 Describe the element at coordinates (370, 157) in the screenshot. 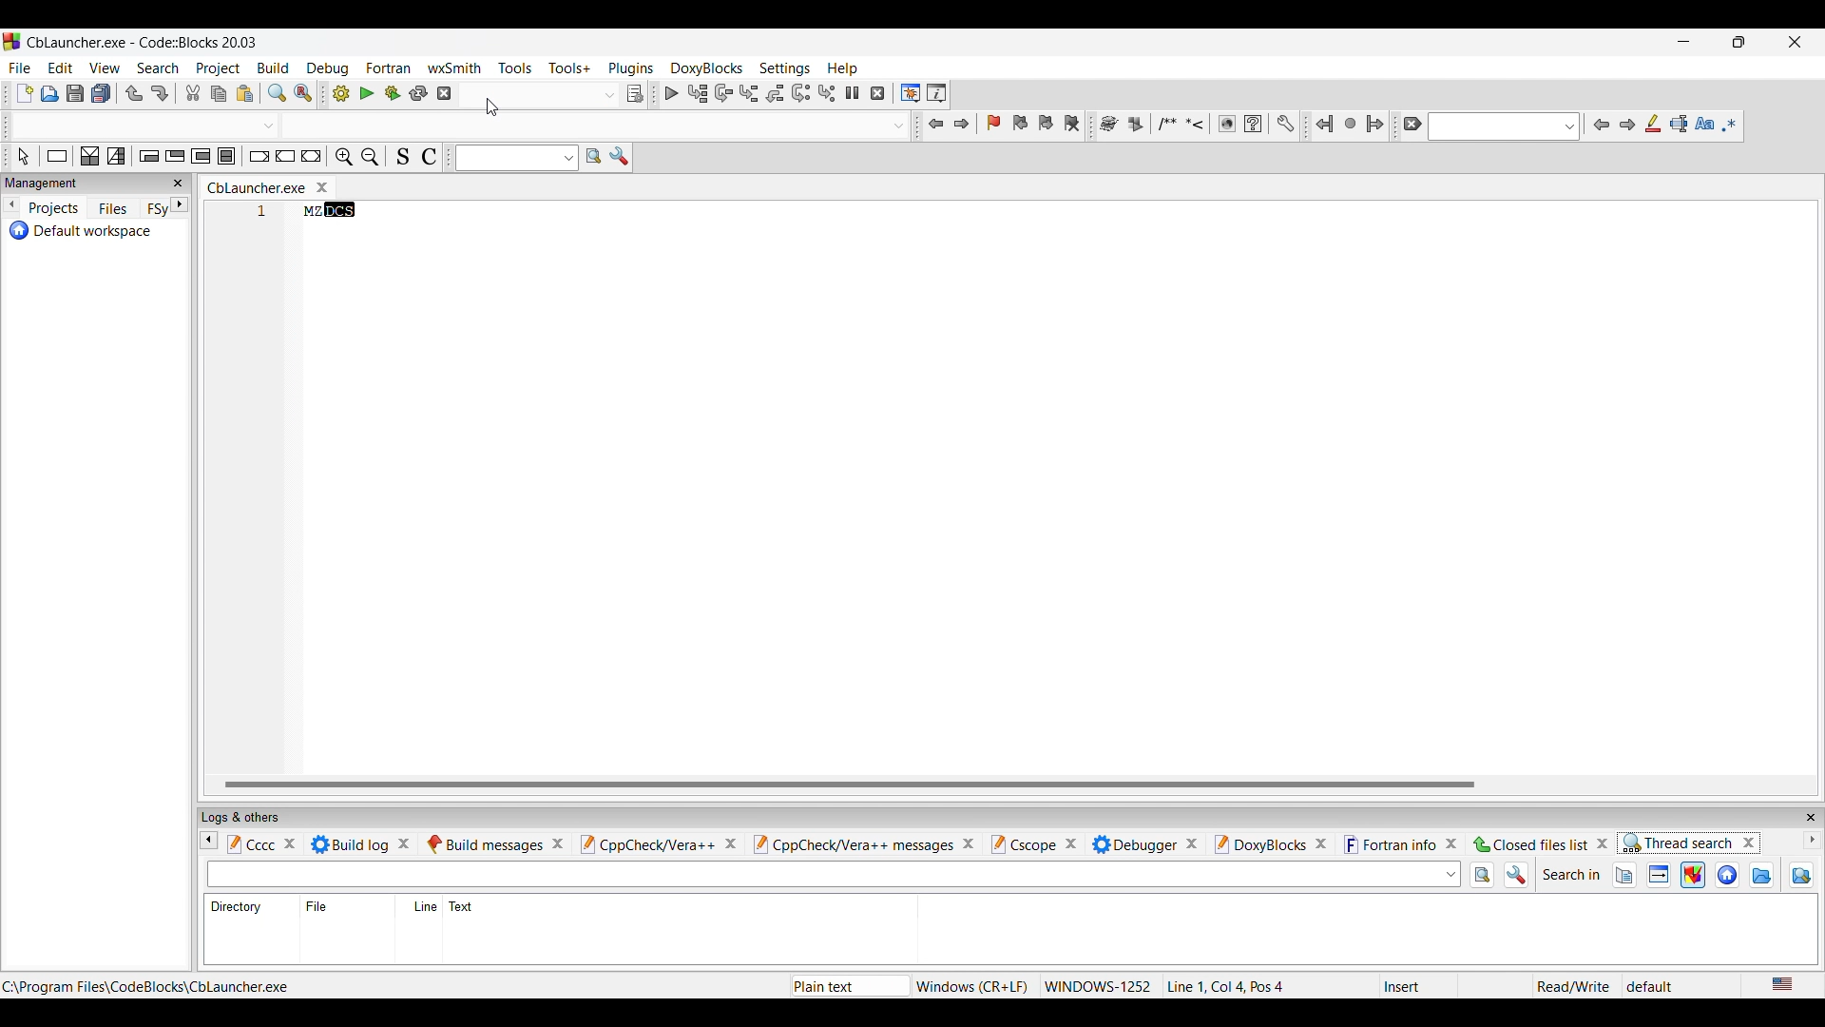

I see `Zoom out` at that location.